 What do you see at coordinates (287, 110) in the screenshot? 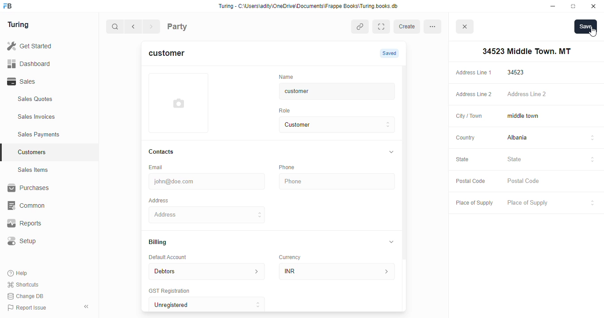
I see `Role` at bounding box center [287, 110].